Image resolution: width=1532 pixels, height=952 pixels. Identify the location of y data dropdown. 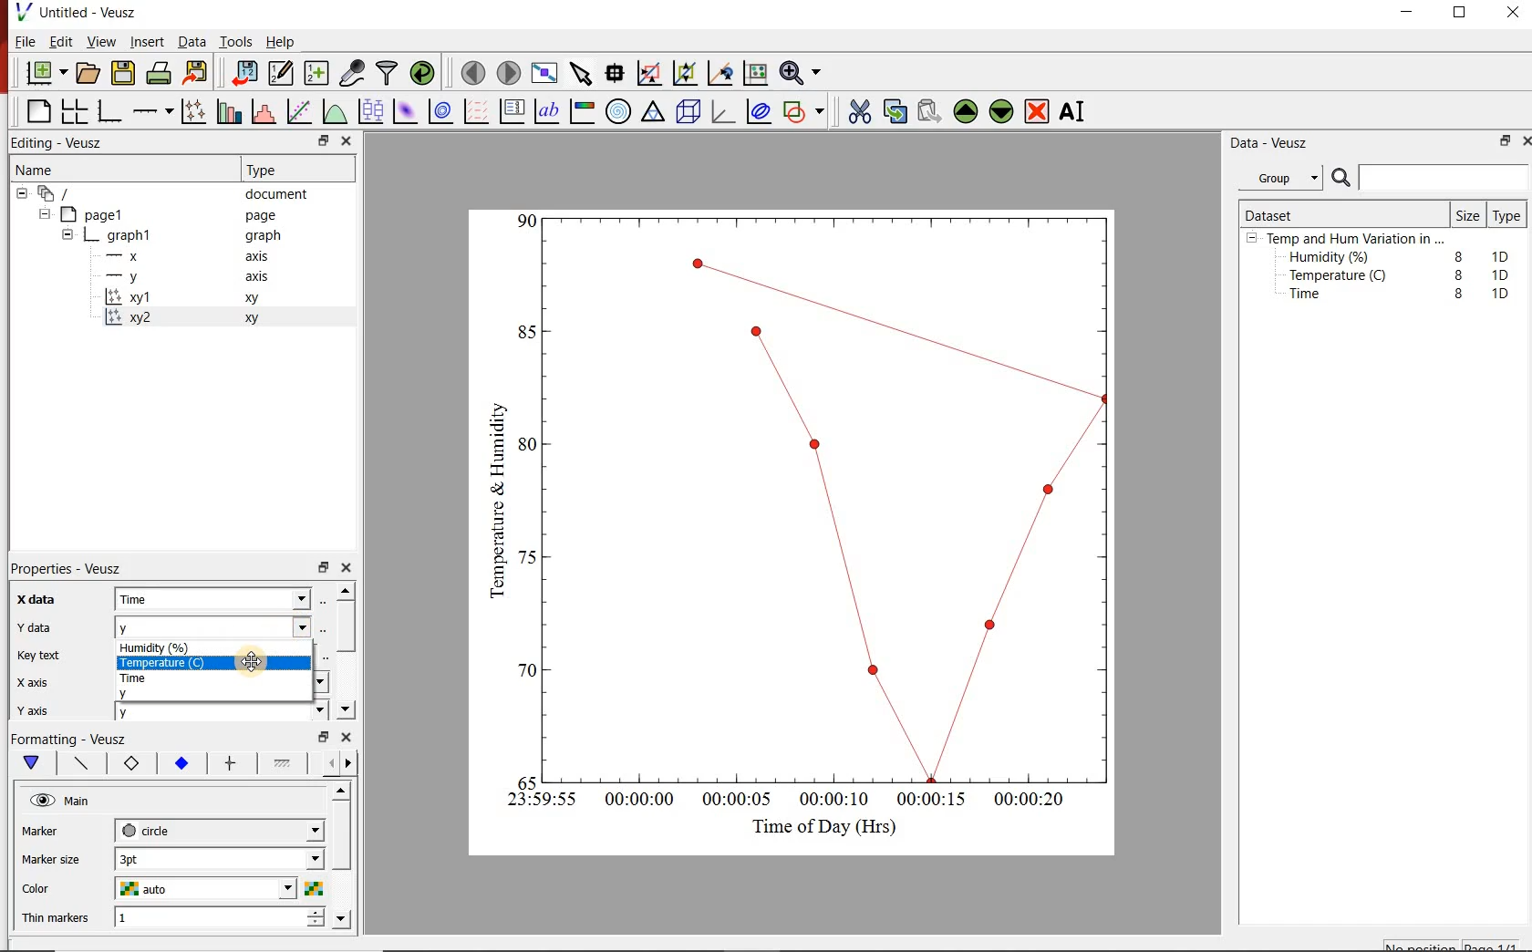
(273, 627).